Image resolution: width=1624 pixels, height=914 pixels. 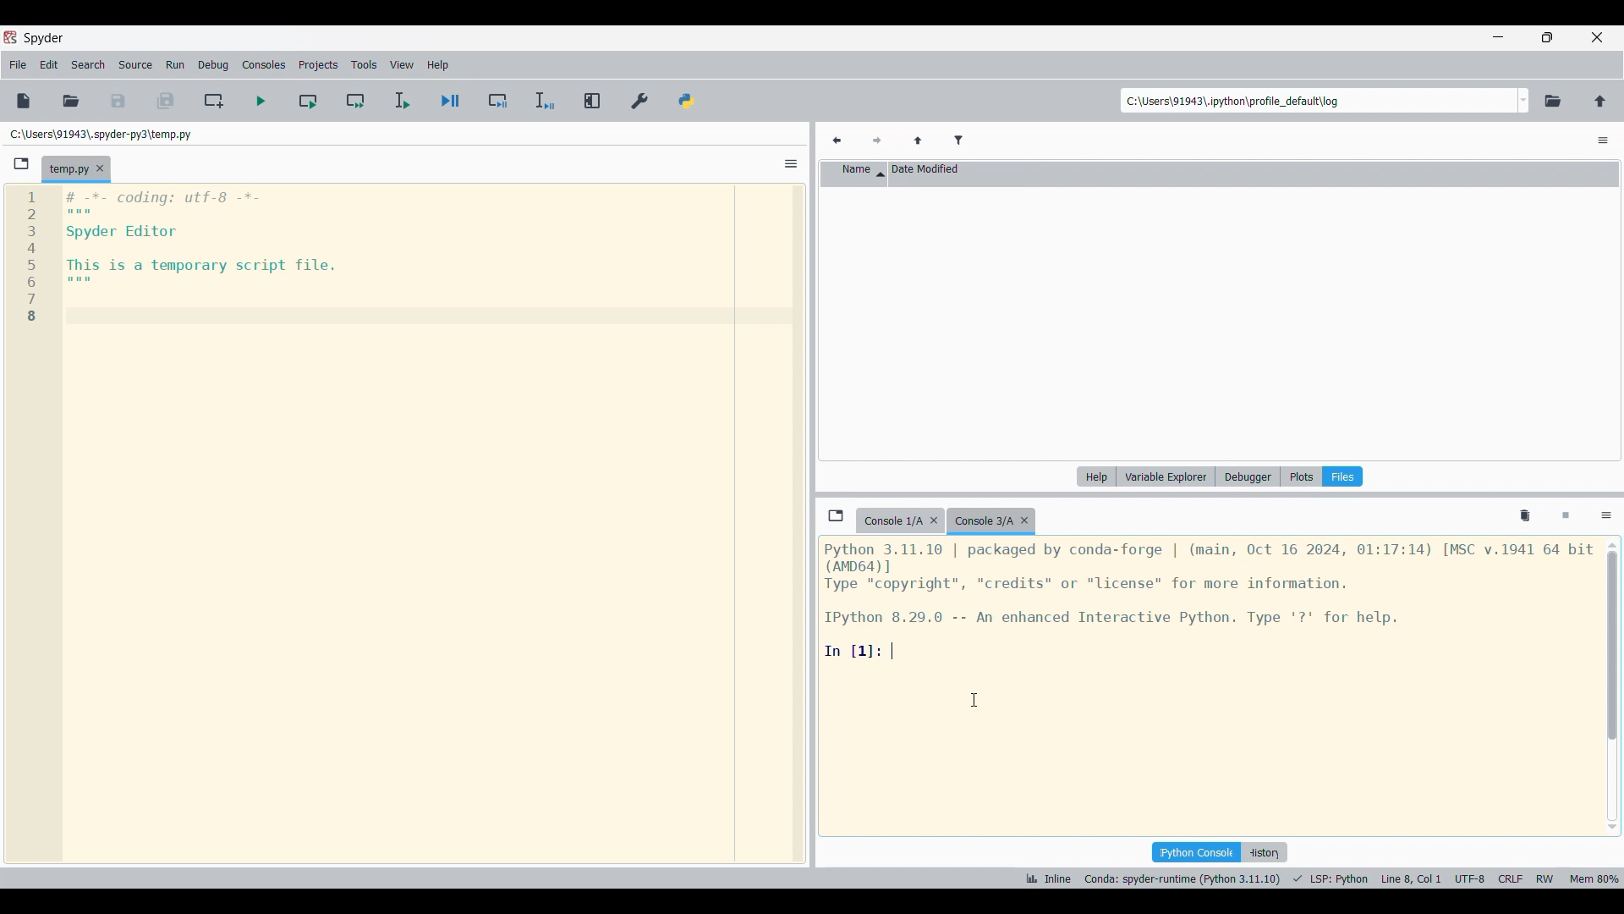 I want to click on Close, so click(x=934, y=520).